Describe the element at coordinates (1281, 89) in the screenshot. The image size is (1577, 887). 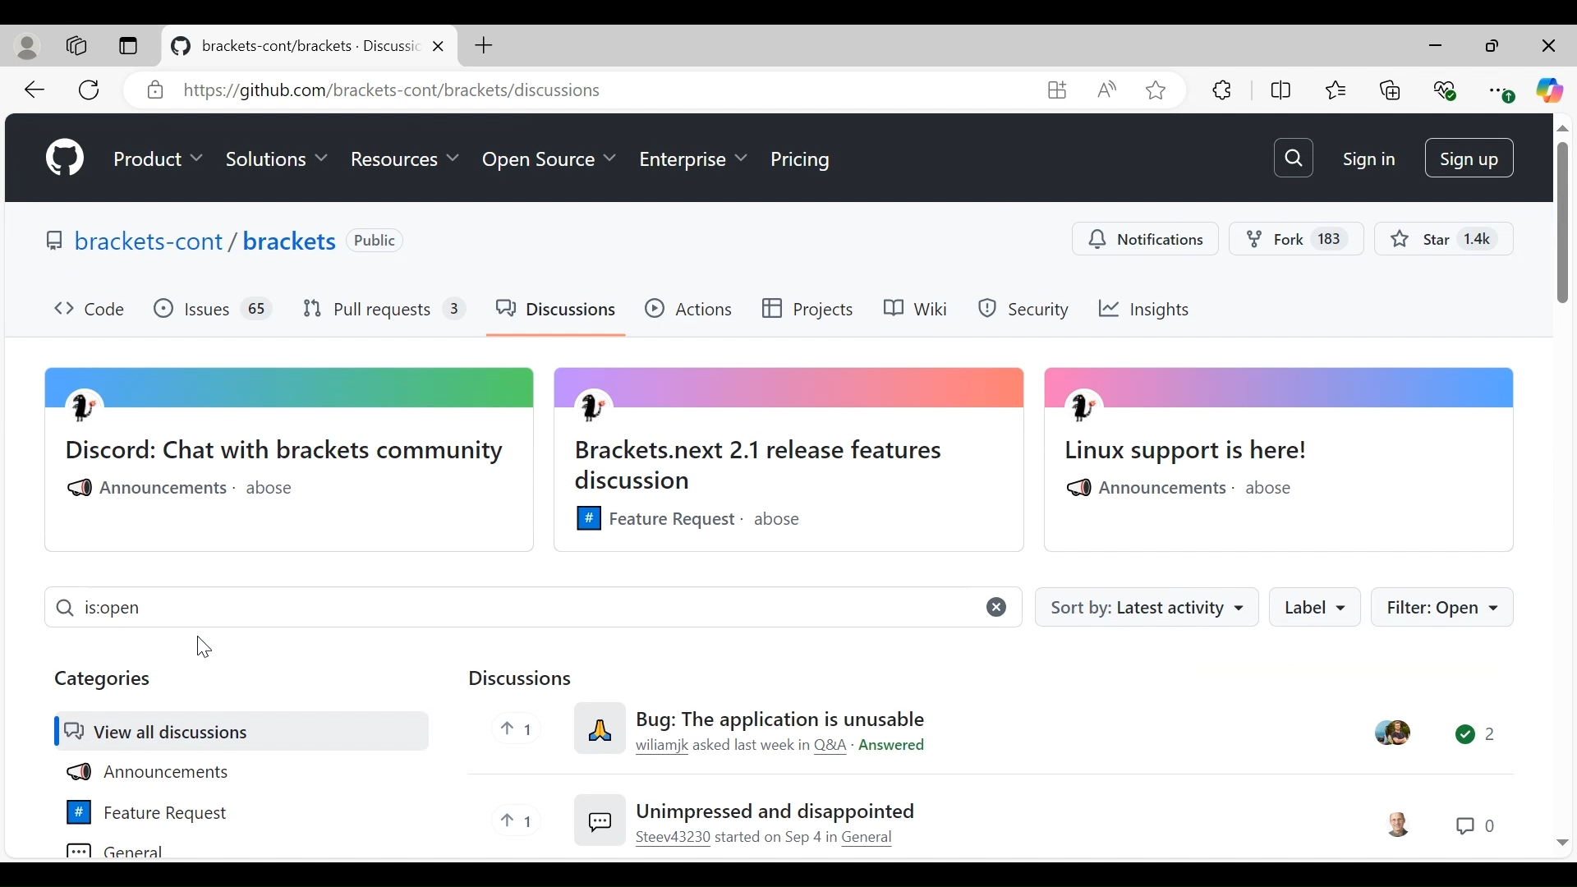
I see `Split Screen` at that location.